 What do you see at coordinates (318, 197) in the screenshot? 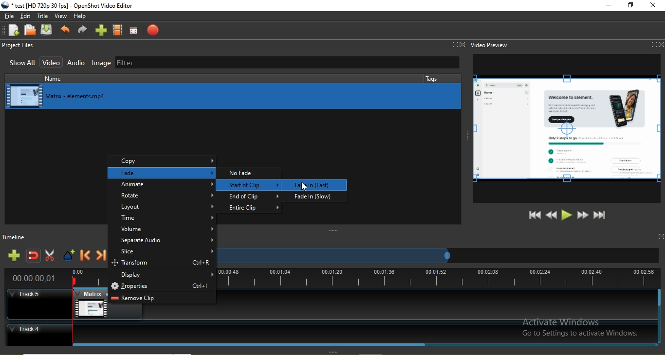
I see `fade in (slow)` at bounding box center [318, 197].